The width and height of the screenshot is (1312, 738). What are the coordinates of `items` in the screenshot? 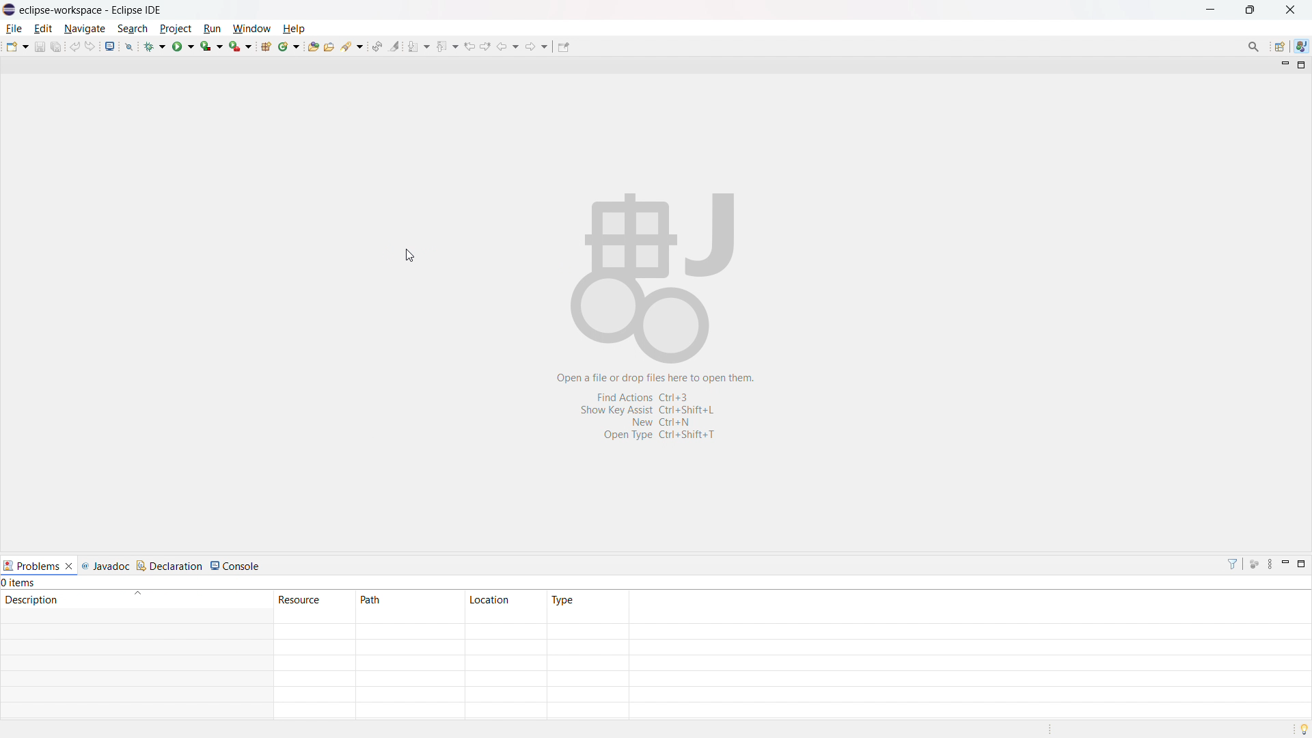 It's located at (19, 583).